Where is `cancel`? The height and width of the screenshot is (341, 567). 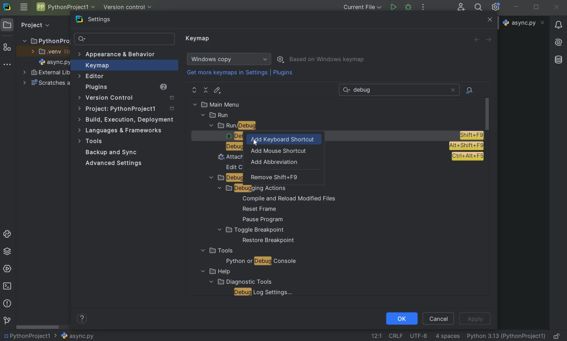
cancel is located at coordinates (439, 318).